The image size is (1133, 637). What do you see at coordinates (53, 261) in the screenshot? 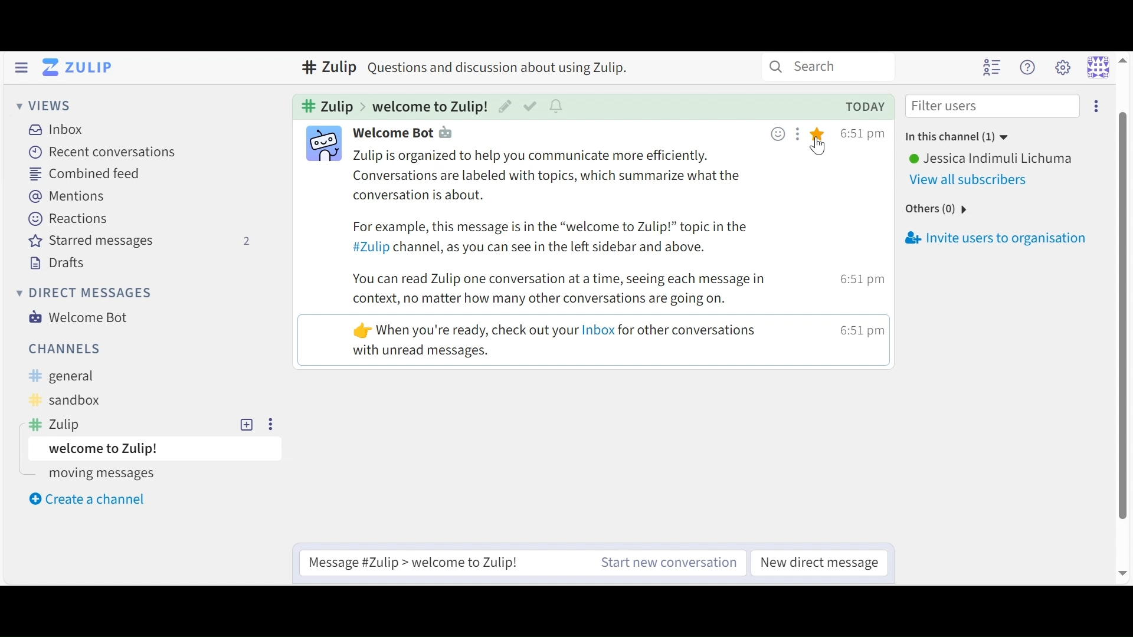
I see `Drafts` at bounding box center [53, 261].